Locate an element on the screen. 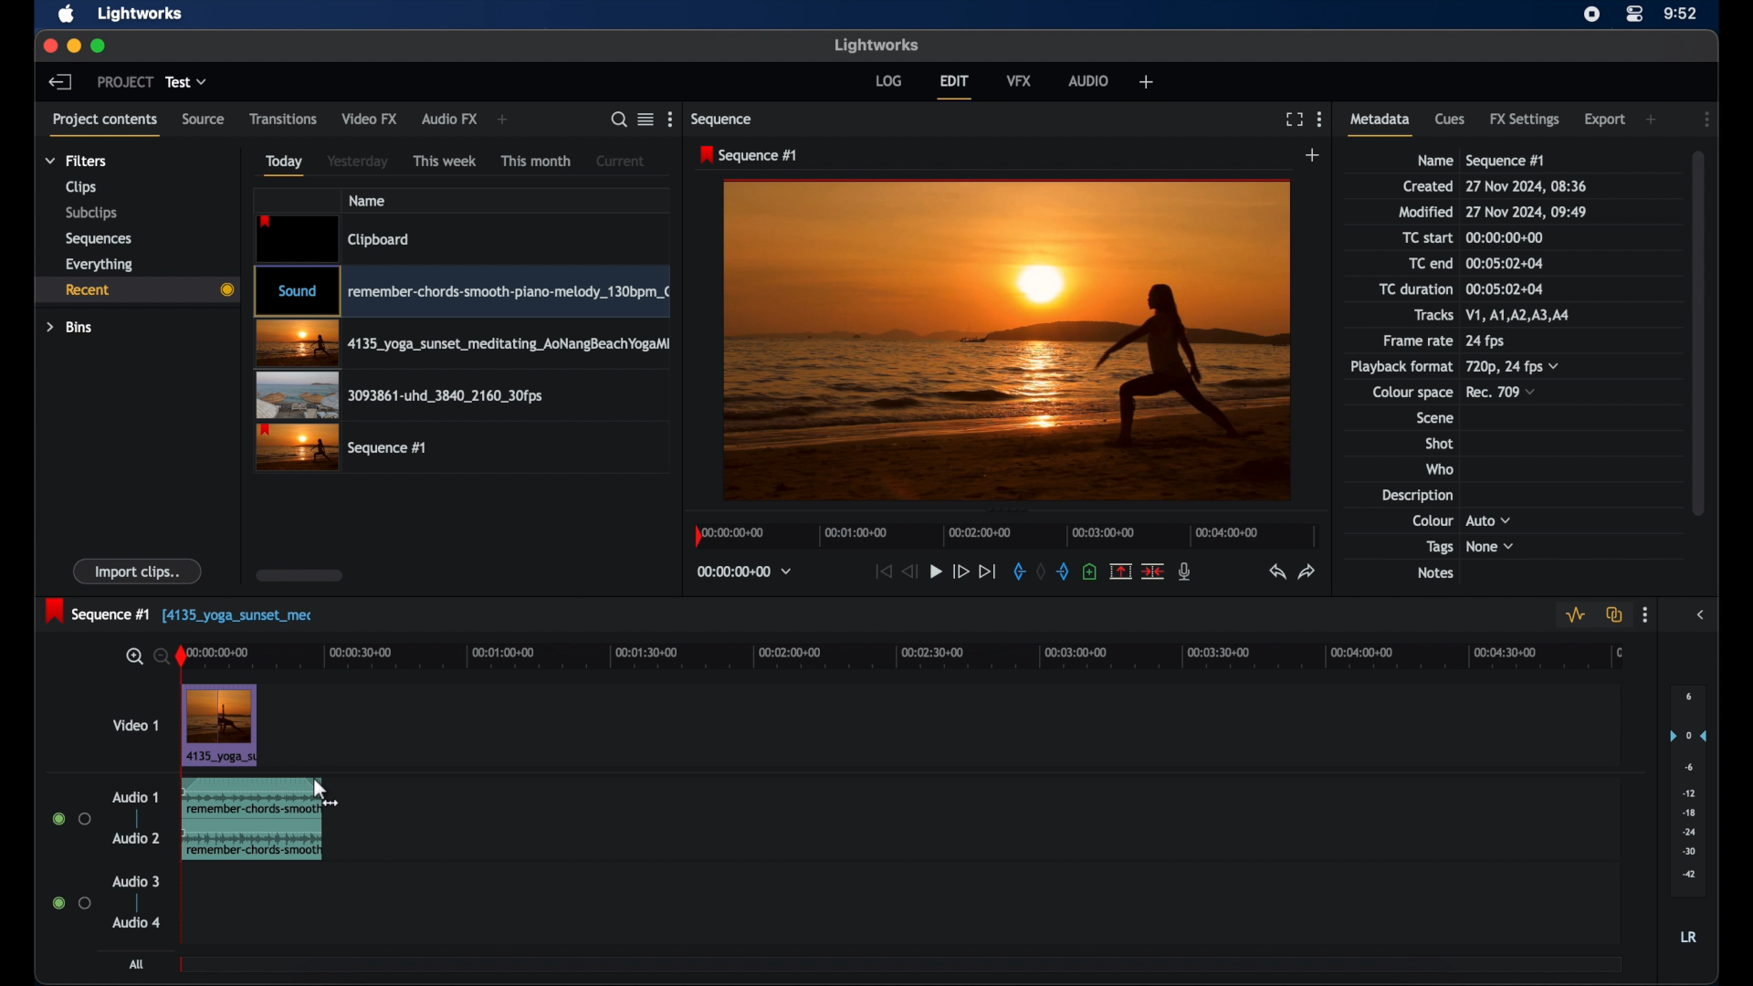 This screenshot has height=986, width=1753. add is located at coordinates (504, 120).